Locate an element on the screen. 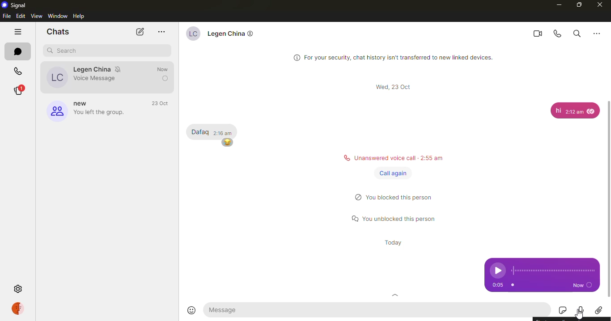  stop is located at coordinates (513, 285).